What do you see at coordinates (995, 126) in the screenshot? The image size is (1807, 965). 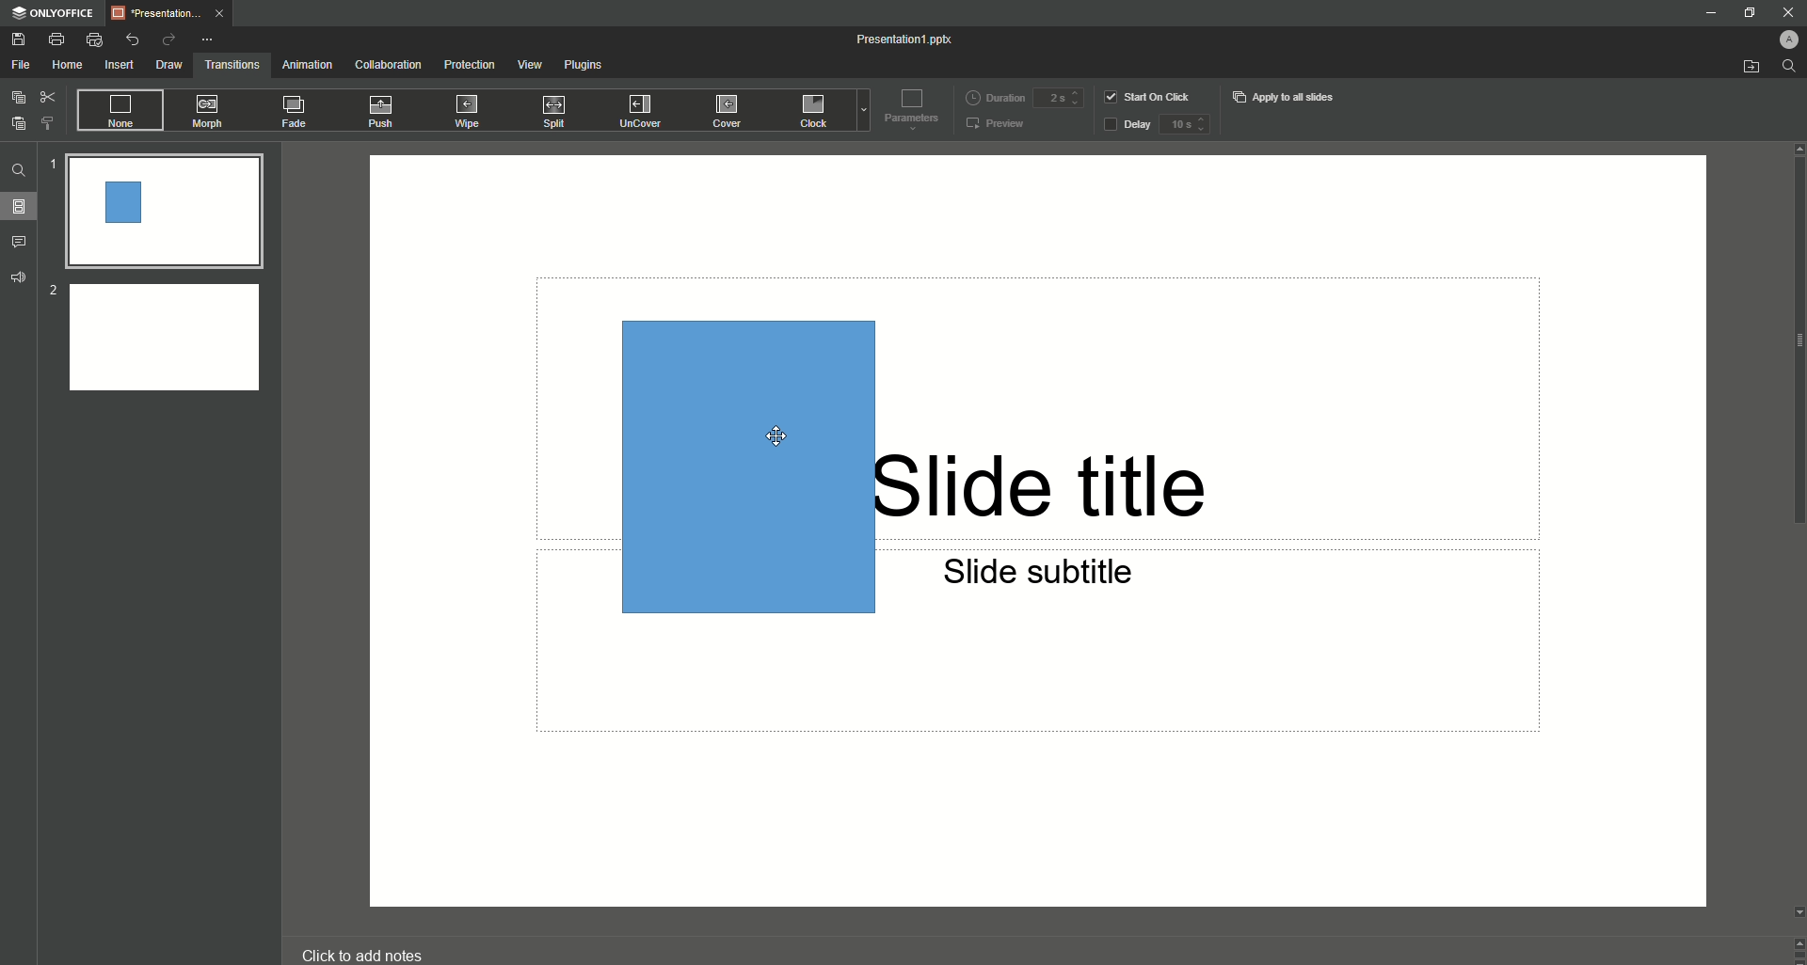 I see `Preview` at bounding box center [995, 126].